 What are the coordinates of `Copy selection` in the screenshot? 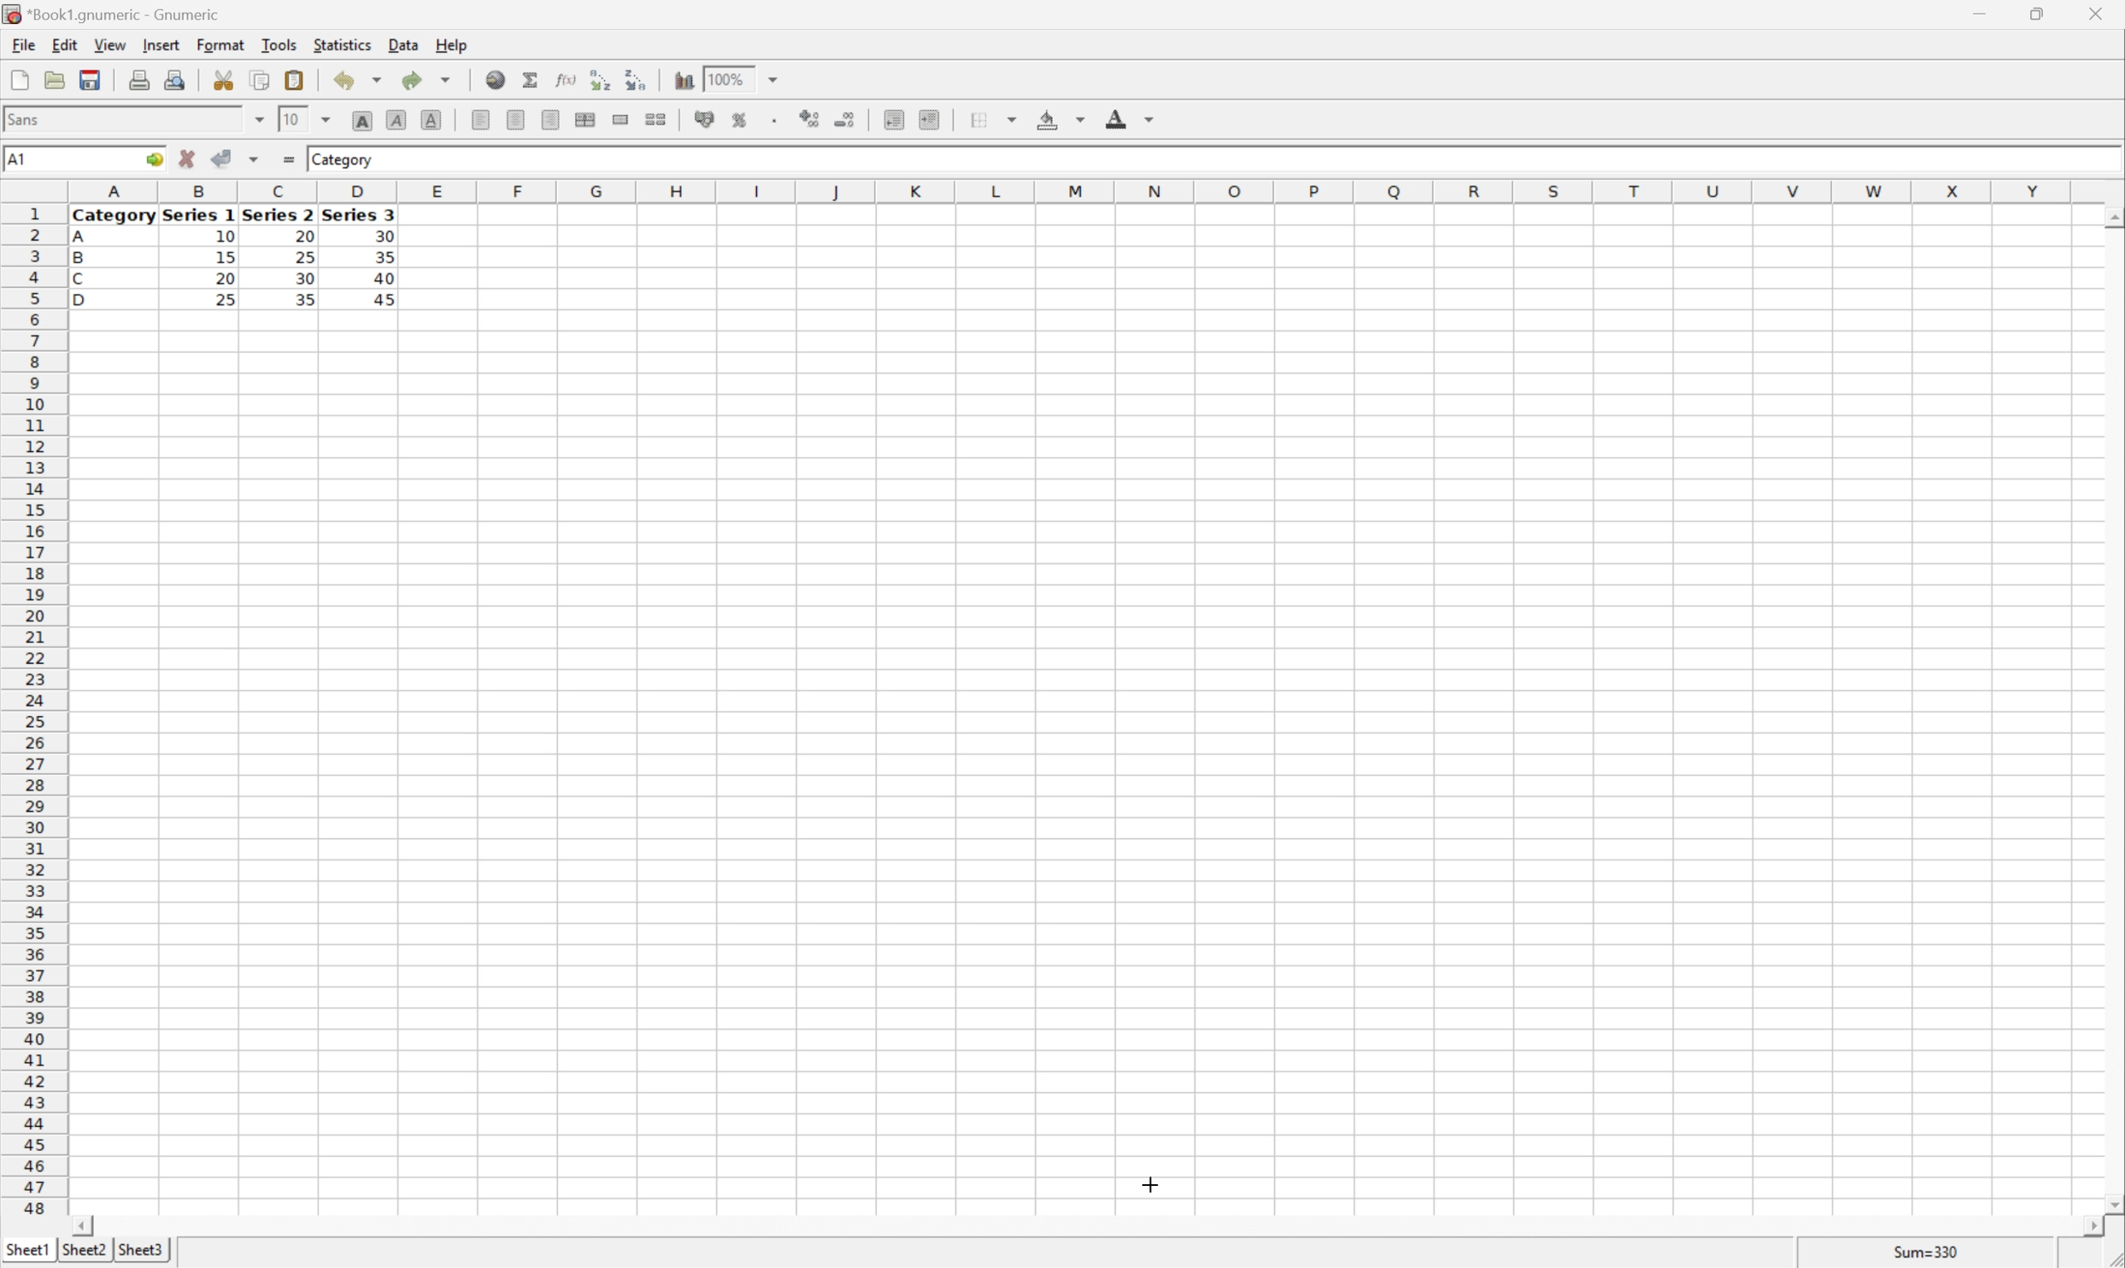 It's located at (261, 79).